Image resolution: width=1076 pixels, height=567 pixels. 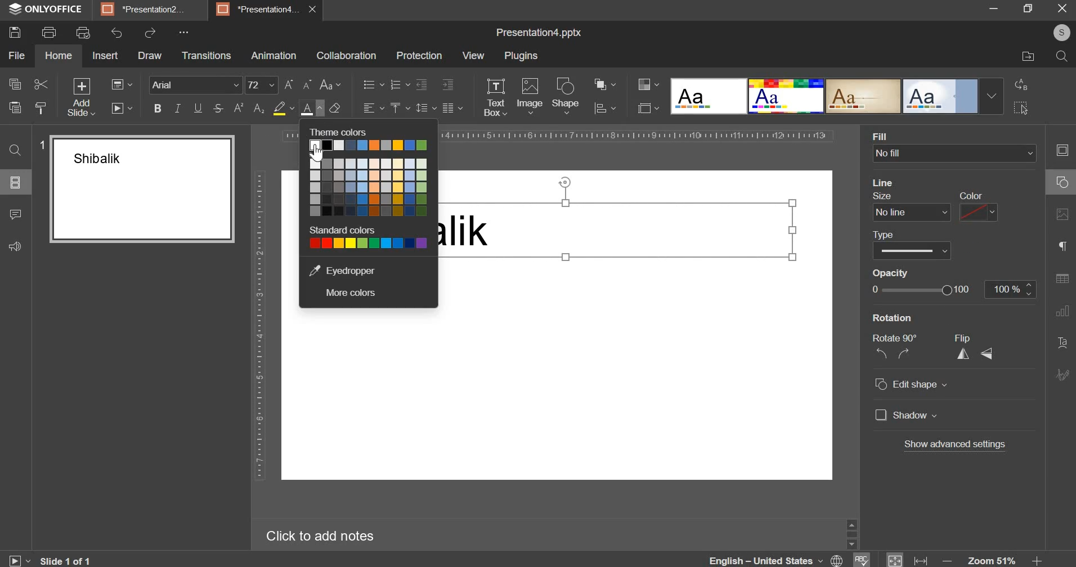 What do you see at coordinates (1059, 247) in the screenshot?
I see `paragraph` at bounding box center [1059, 247].